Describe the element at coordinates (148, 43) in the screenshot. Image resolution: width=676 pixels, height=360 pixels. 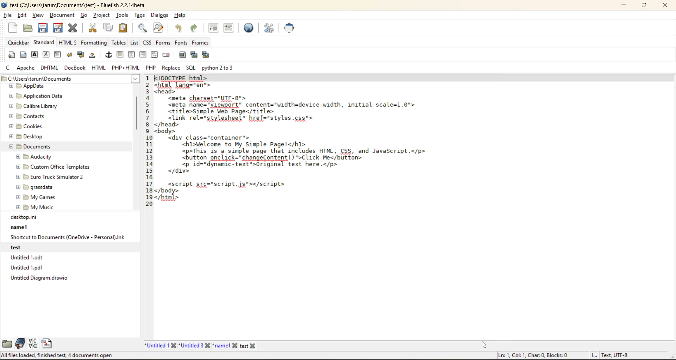
I see `css` at that location.